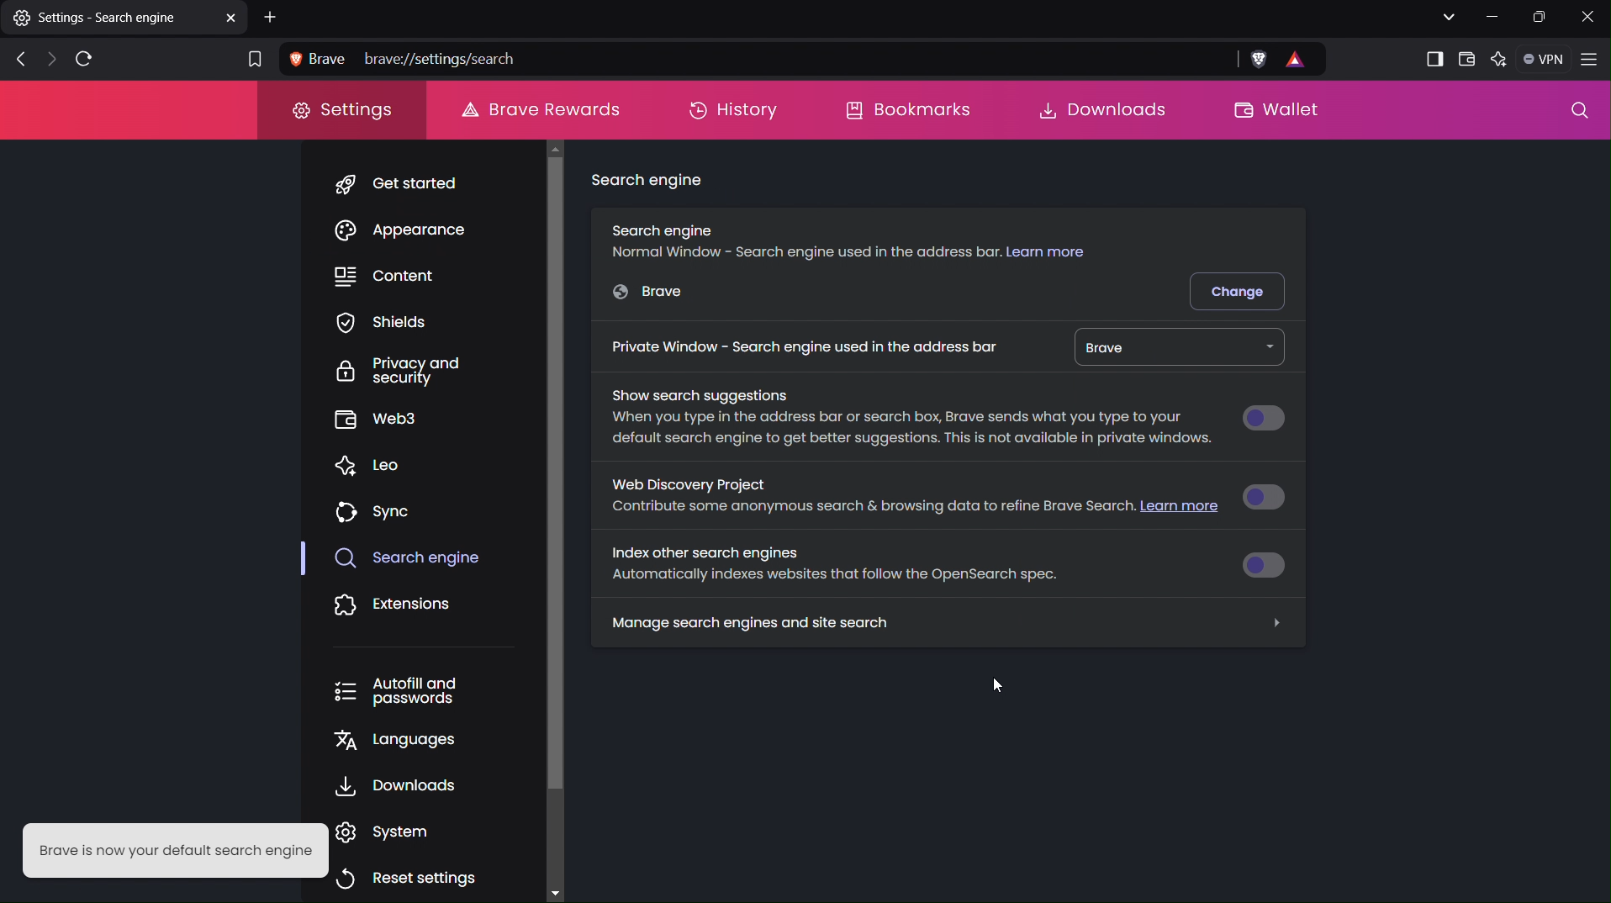 The width and height of the screenshot is (1611, 903). I want to click on Application Menu, so click(1592, 61).